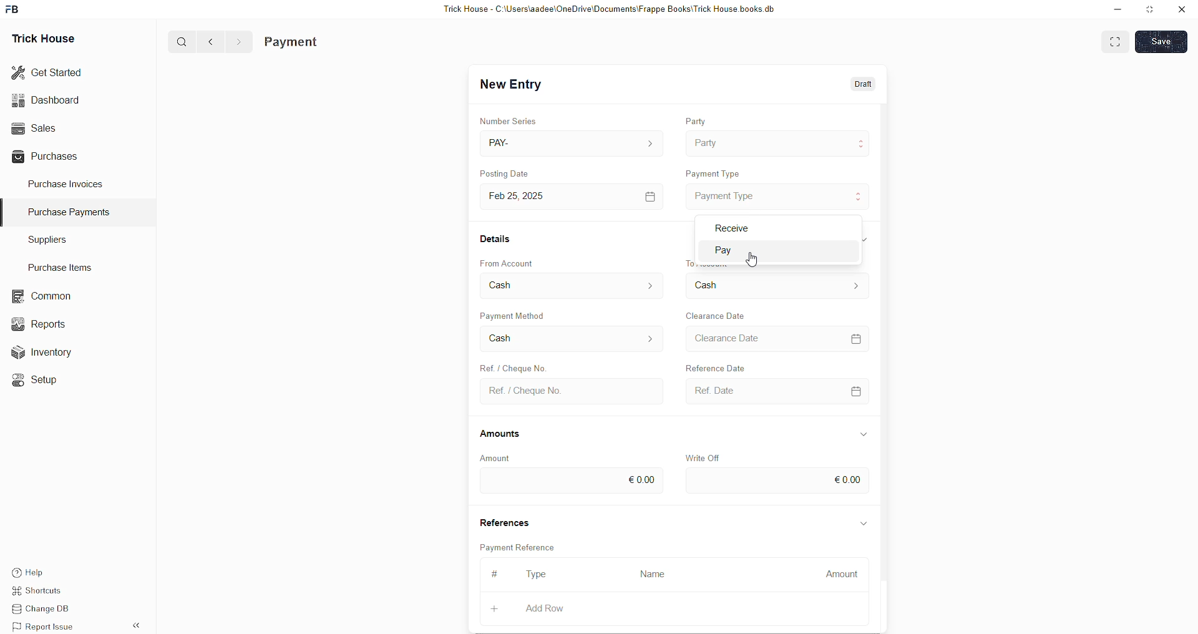  Describe the element at coordinates (514, 85) in the screenshot. I see `New Entry` at that location.